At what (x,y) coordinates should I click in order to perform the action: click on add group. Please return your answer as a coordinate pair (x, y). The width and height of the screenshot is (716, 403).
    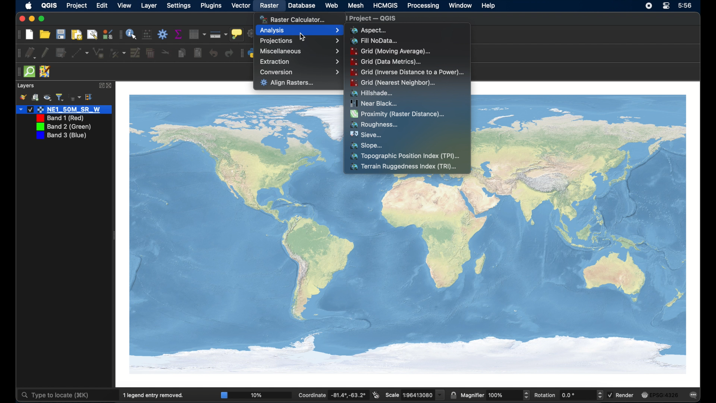
    Looking at the image, I should click on (35, 97).